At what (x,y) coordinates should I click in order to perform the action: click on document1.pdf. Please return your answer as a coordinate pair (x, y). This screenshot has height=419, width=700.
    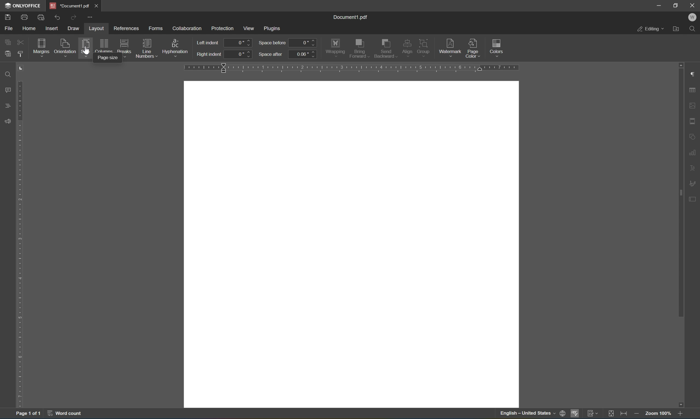
    Looking at the image, I should click on (352, 17).